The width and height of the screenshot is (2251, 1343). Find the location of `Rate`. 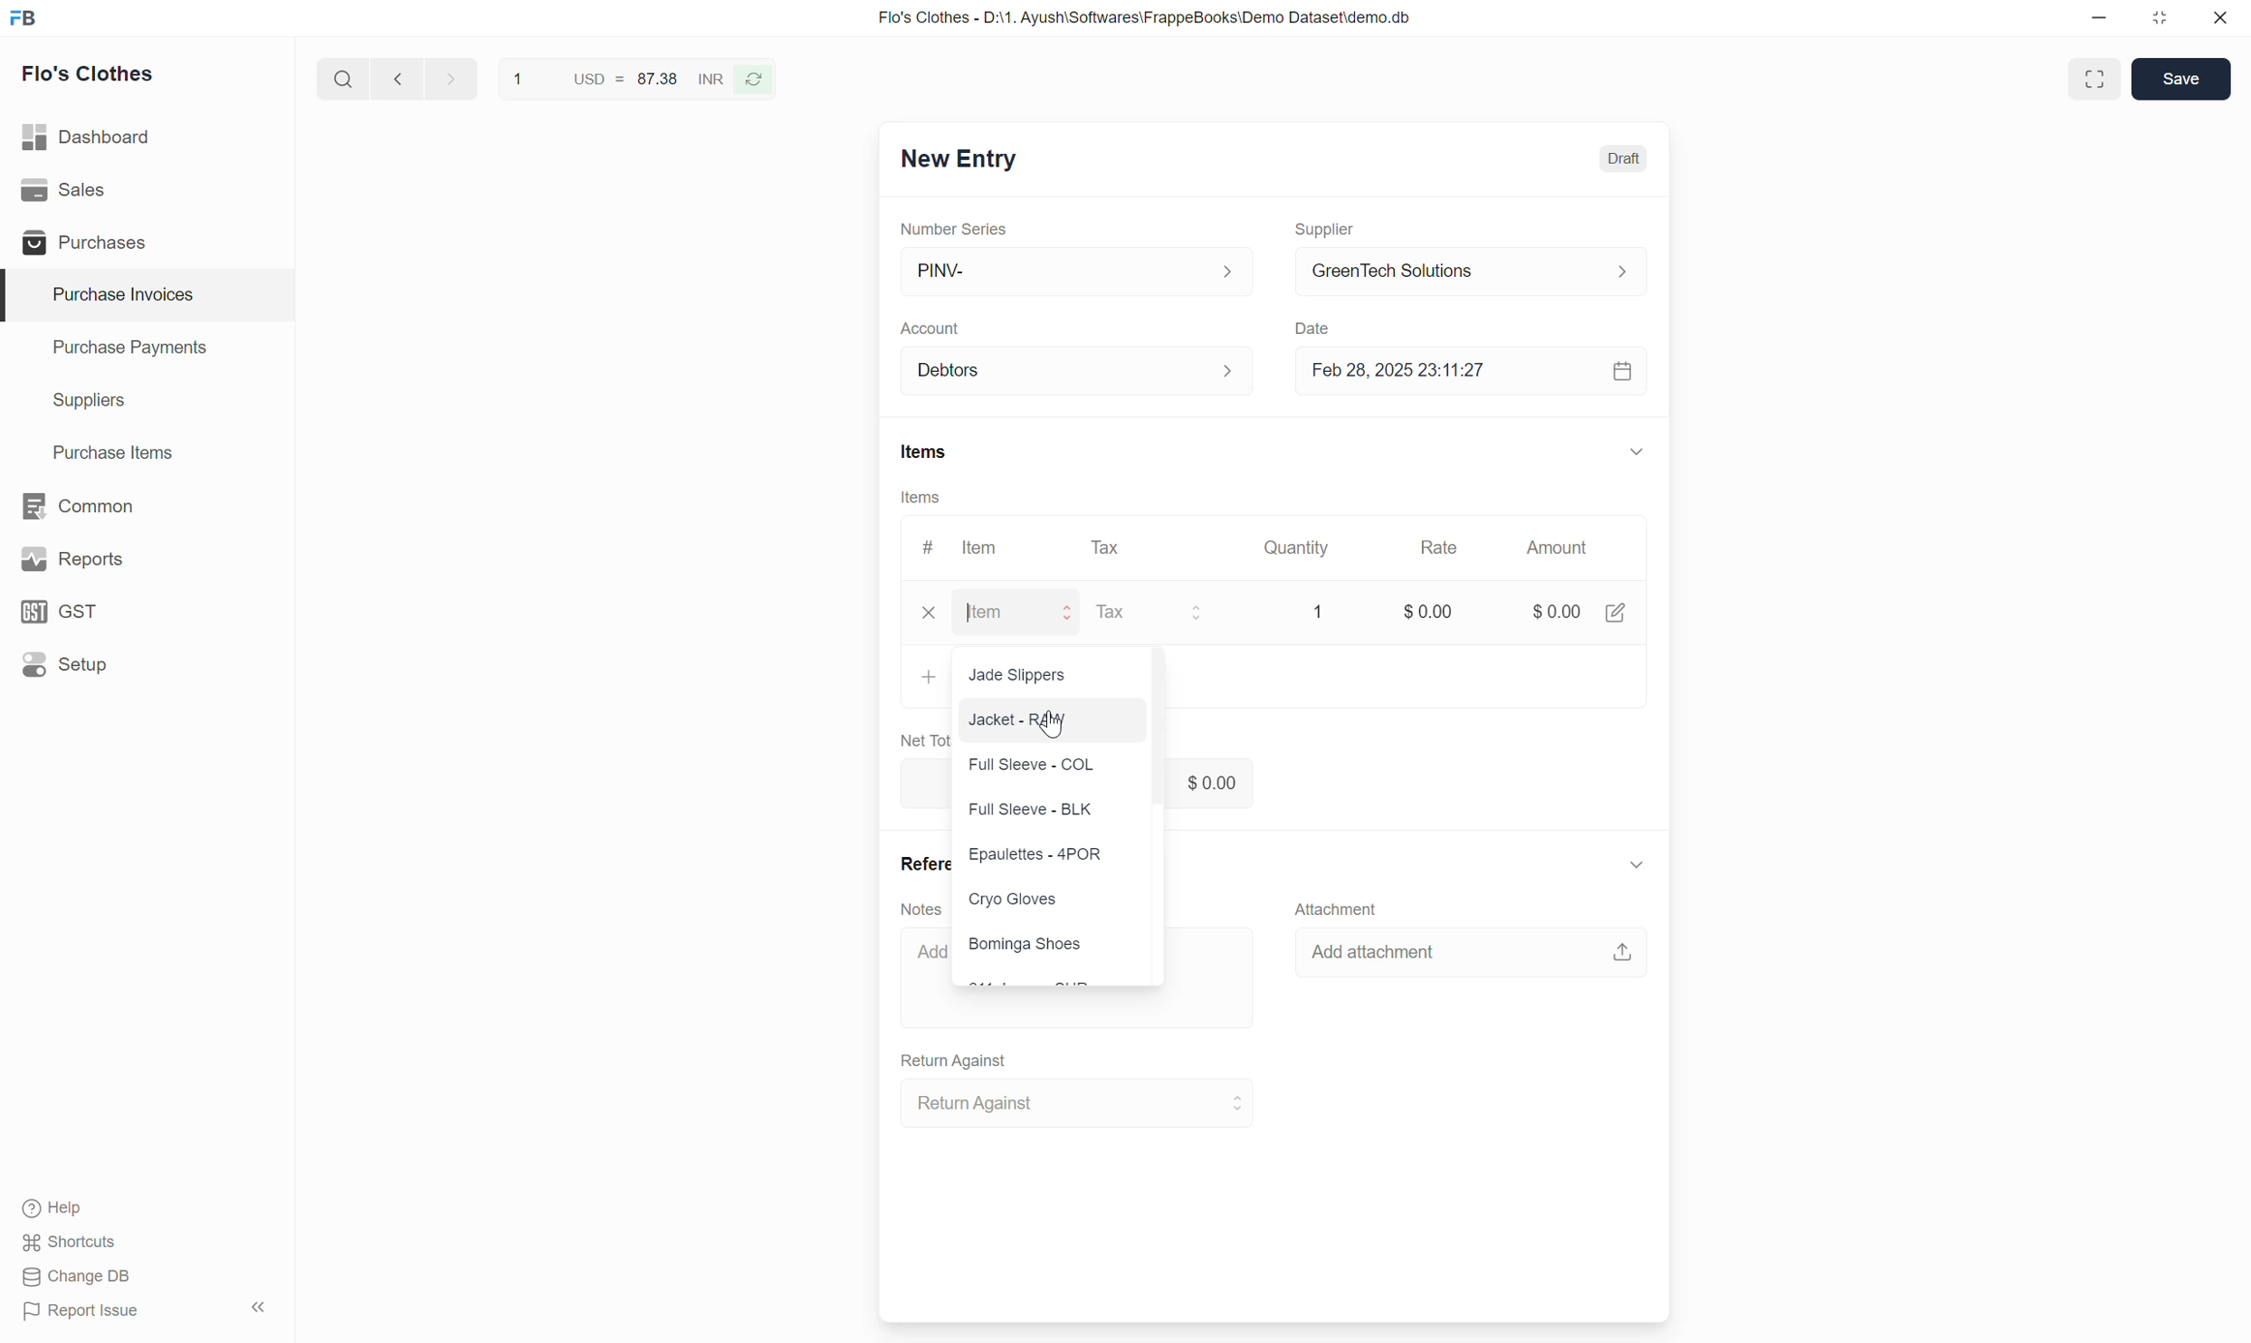

Rate is located at coordinates (1444, 548).